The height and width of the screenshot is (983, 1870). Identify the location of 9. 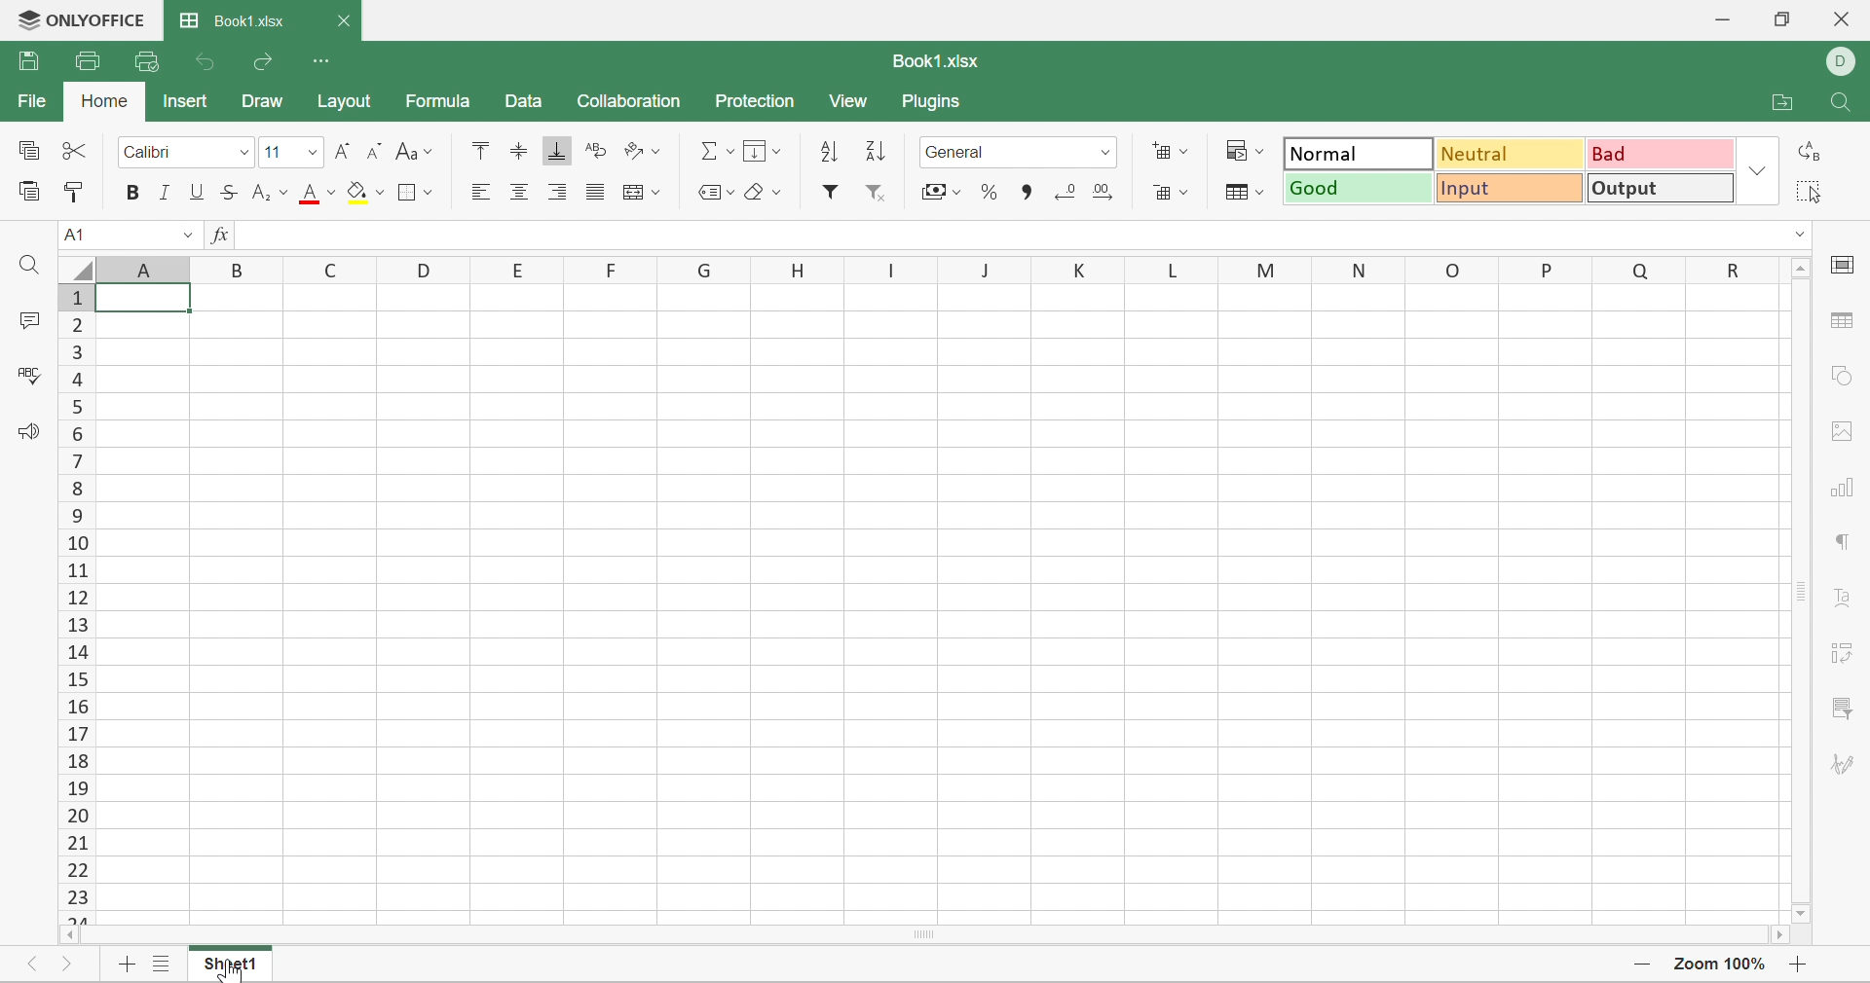
(80, 518).